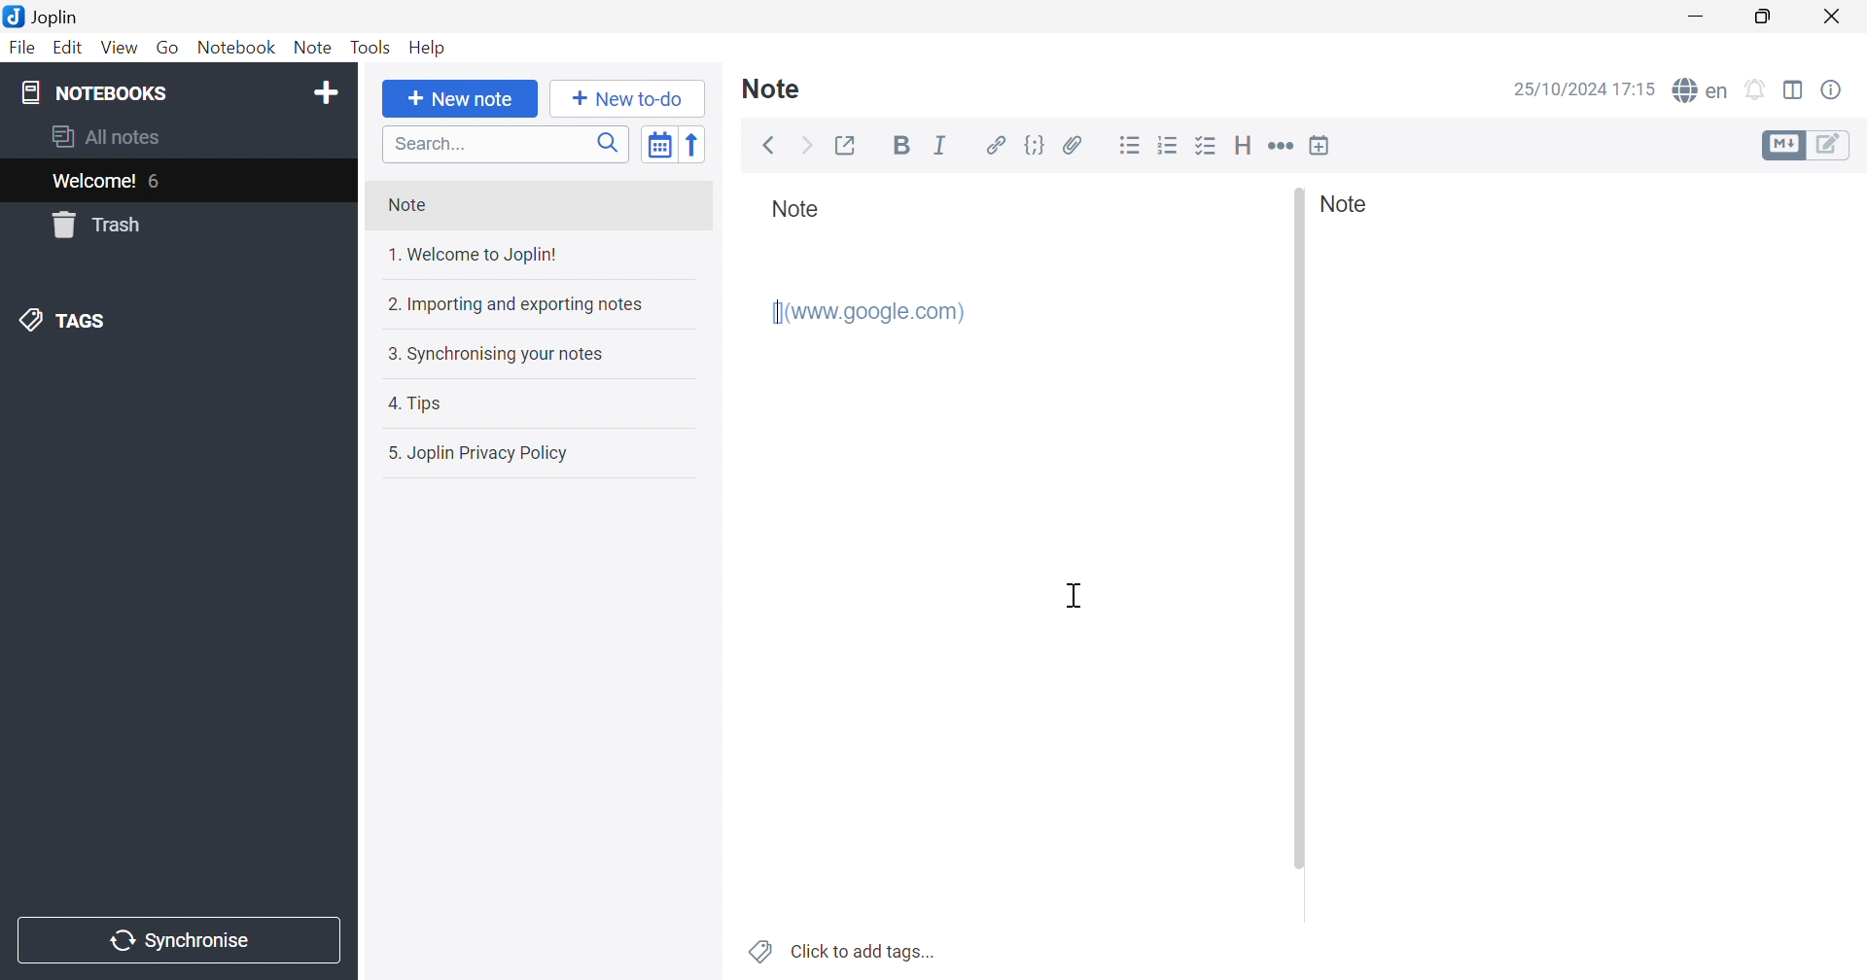 The height and width of the screenshot is (980, 1867). What do you see at coordinates (1244, 146) in the screenshot?
I see `Heading` at bounding box center [1244, 146].